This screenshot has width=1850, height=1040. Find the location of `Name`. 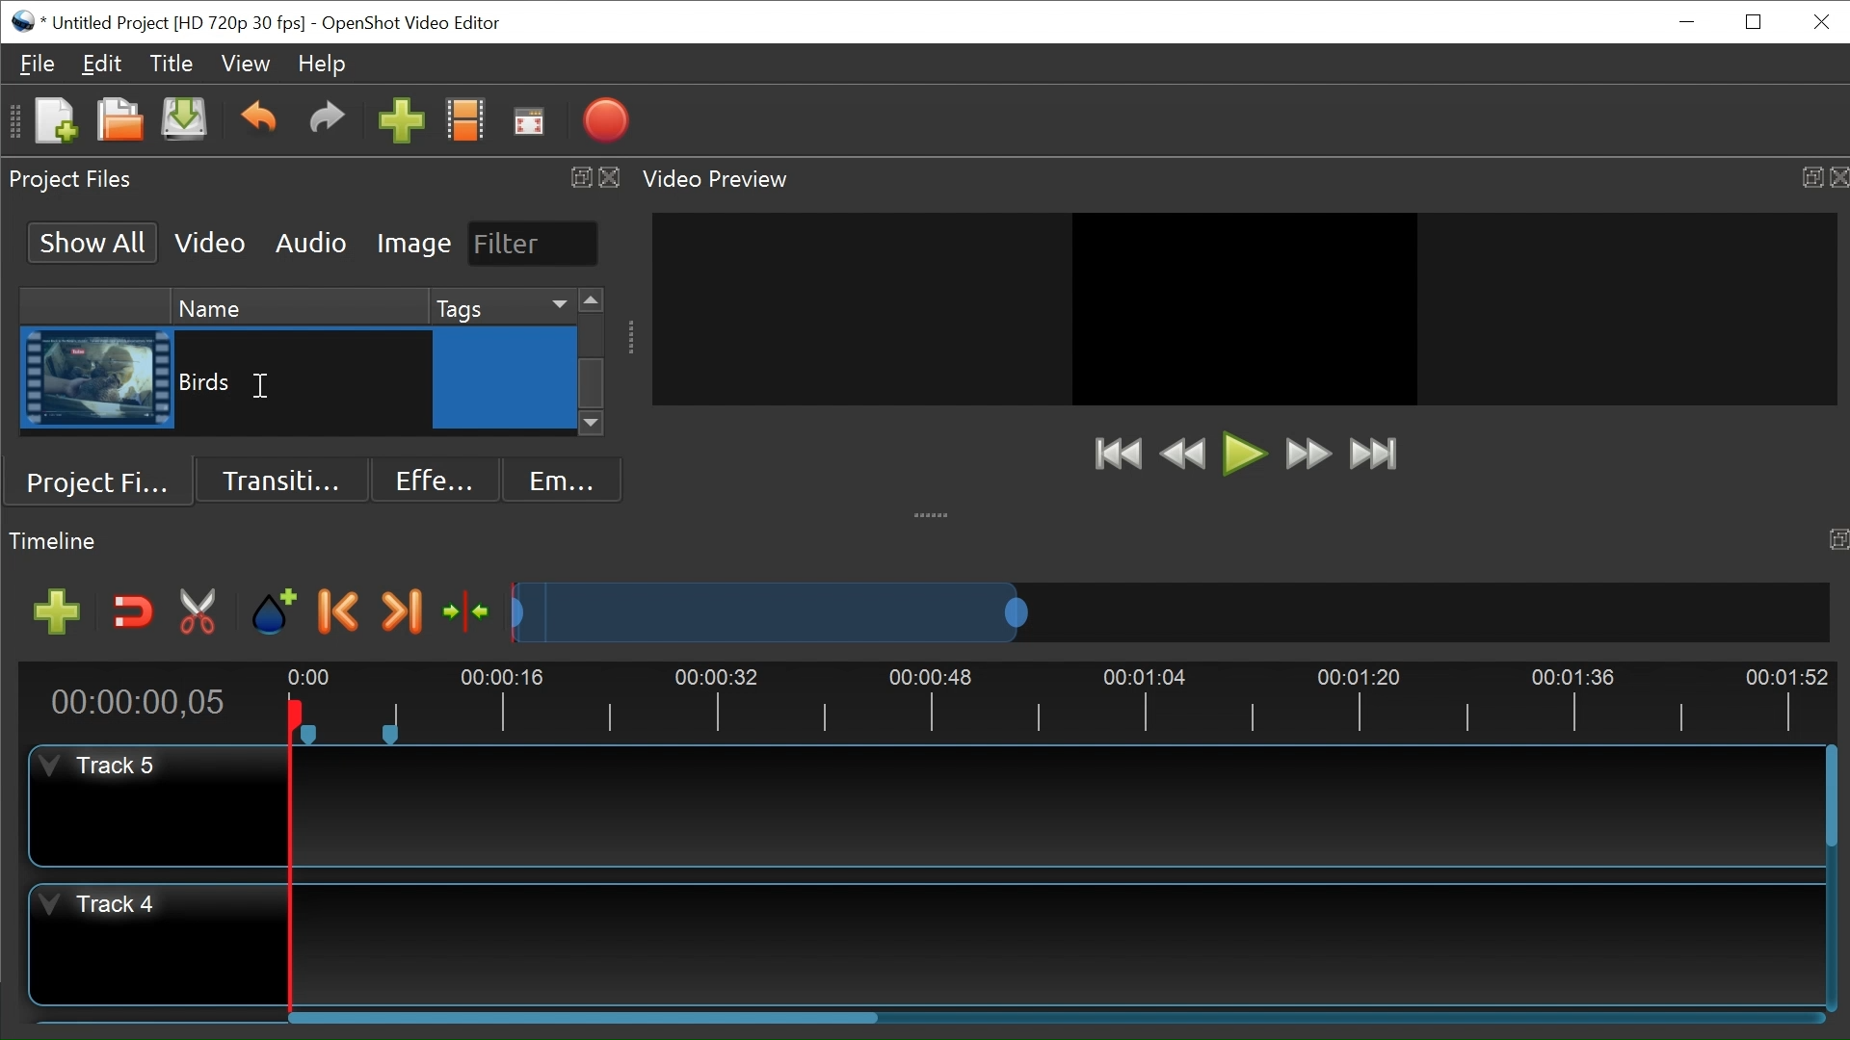

Name is located at coordinates (296, 304).